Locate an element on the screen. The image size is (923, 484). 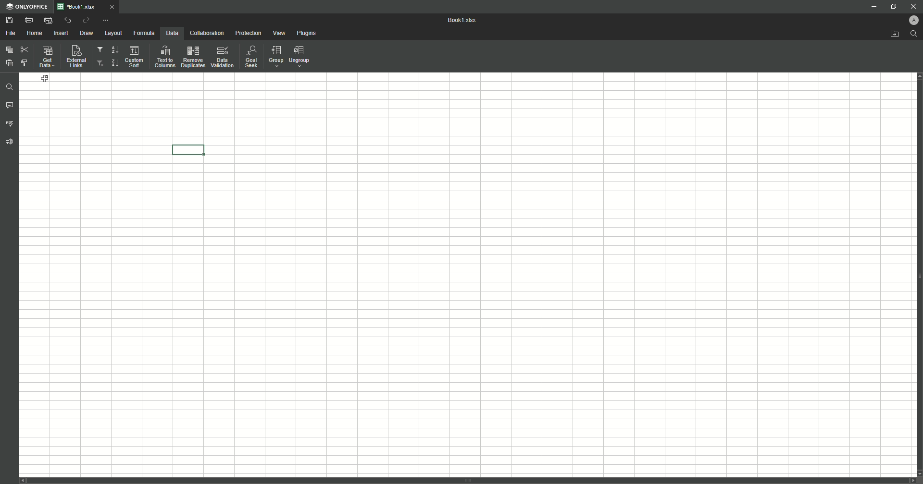
Selected cell is located at coordinates (190, 149).